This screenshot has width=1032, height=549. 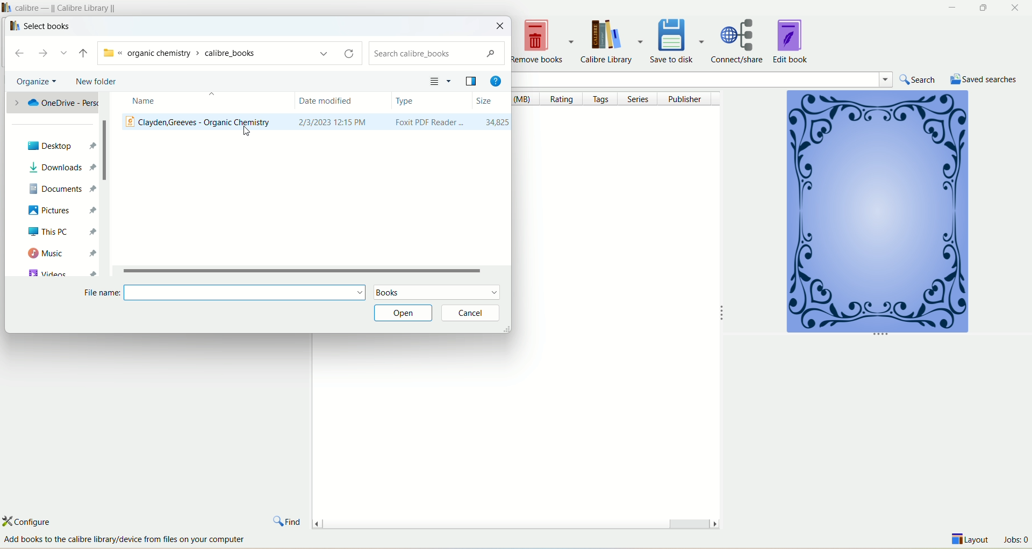 What do you see at coordinates (983, 8) in the screenshot?
I see `maximize` at bounding box center [983, 8].